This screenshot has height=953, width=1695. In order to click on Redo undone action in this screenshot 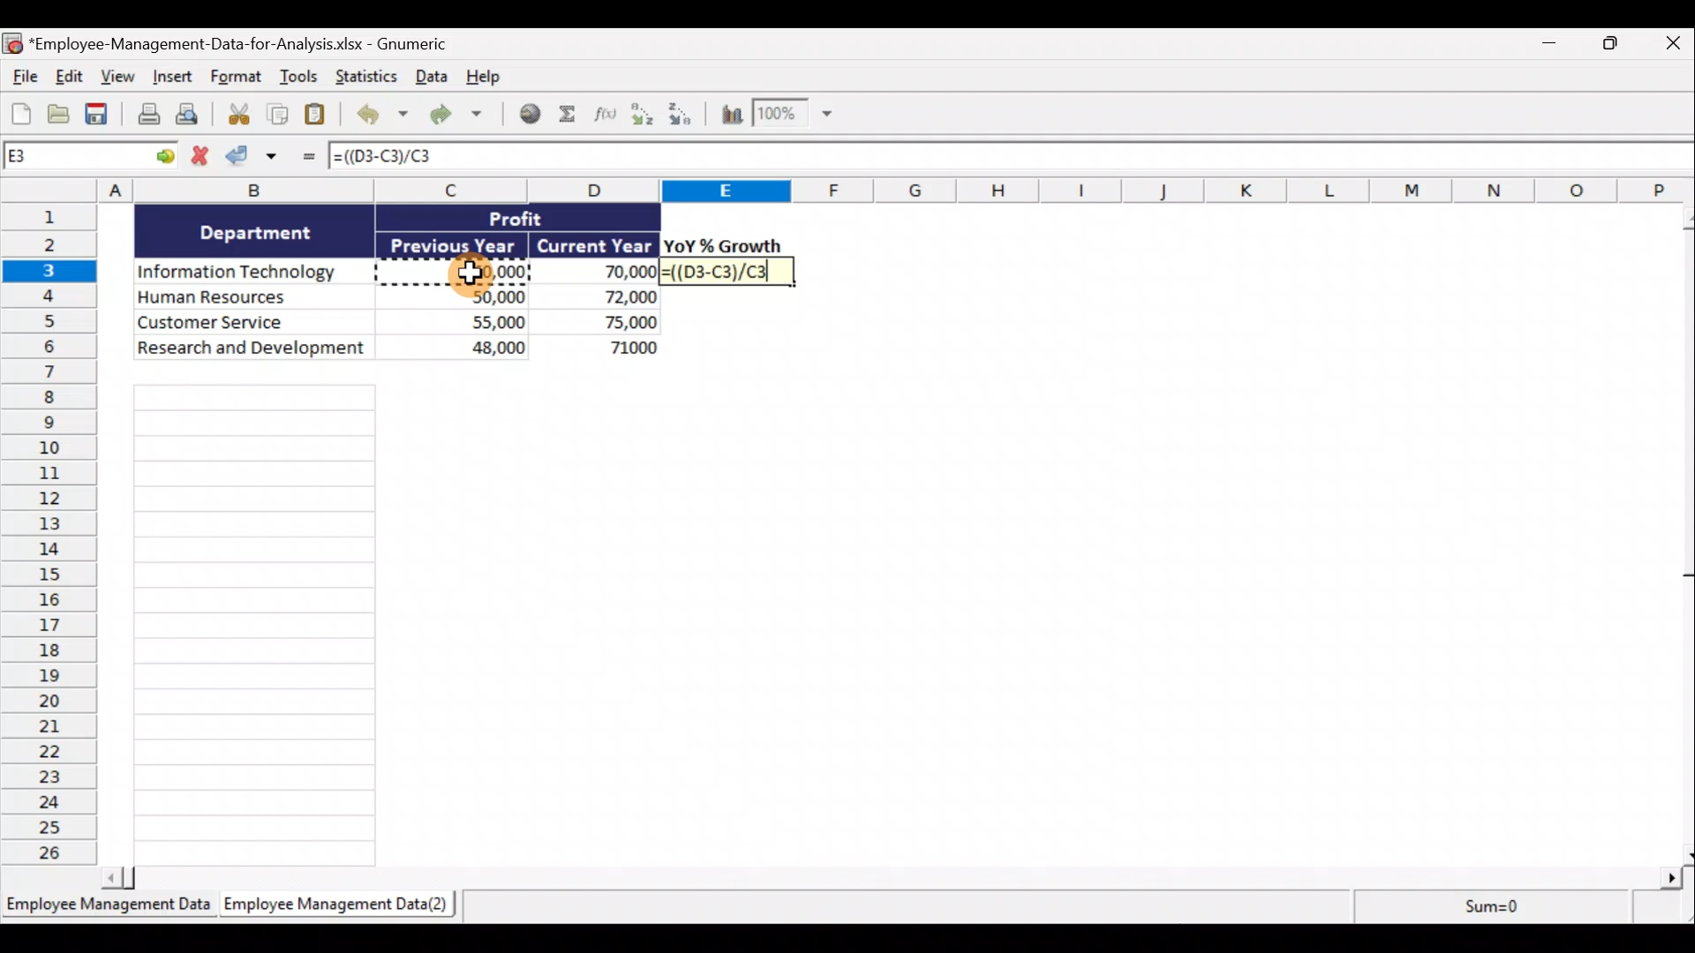, I will do `click(454, 116)`.